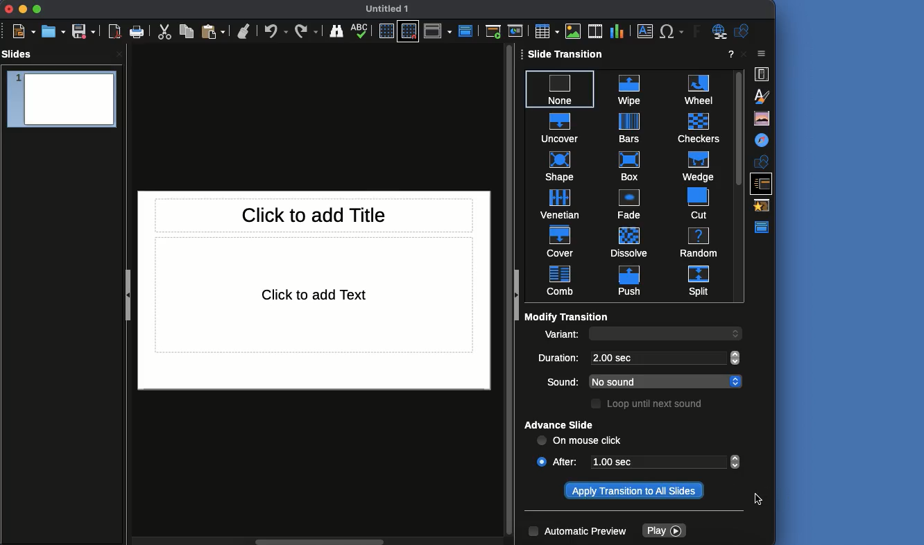 The image size is (924, 545). Describe the element at coordinates (634, 491) in the screenshot. I see `Clicked` at that location.